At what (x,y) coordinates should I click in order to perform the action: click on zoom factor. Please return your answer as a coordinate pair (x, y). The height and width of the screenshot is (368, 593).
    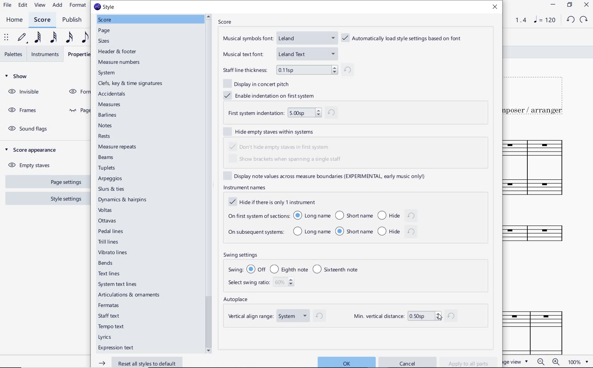
    Looking at the image, I should click on (577, 362).